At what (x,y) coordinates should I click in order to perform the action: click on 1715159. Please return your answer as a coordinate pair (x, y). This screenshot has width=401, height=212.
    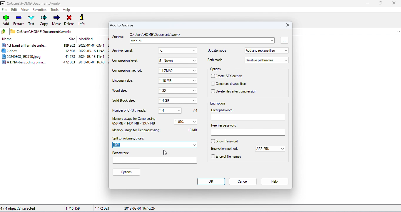
    Looking at the image, I should click on (73, 208).